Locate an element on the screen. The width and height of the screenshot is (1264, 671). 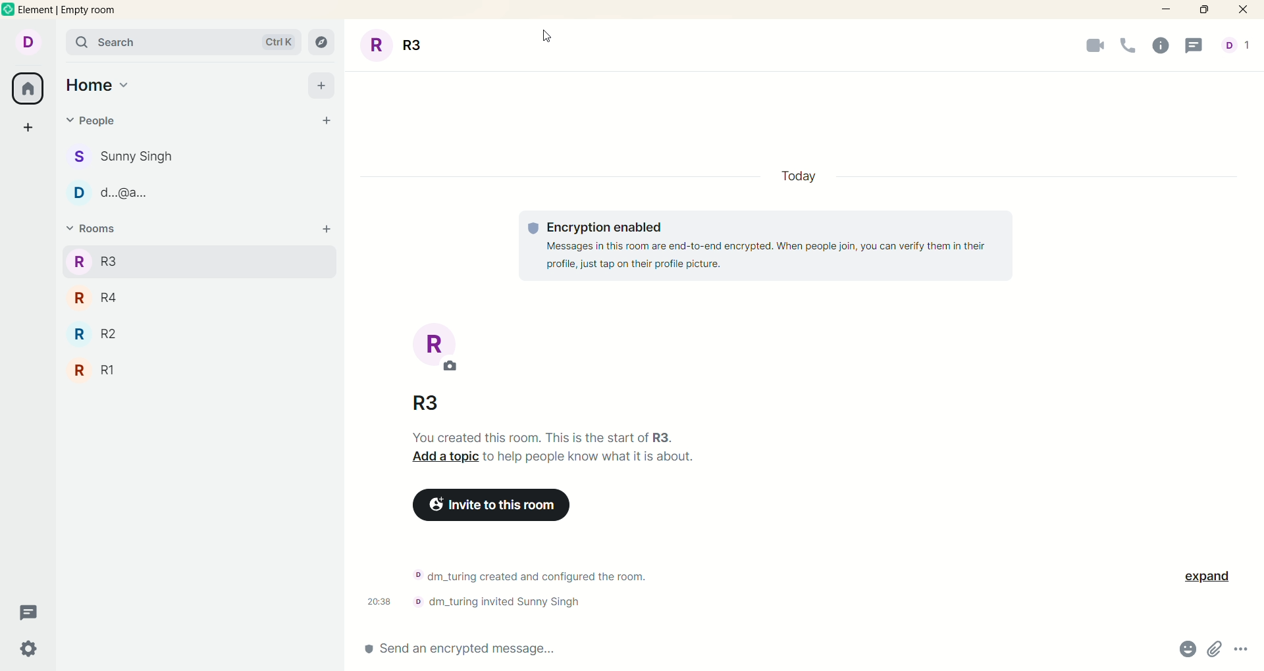
R R1 is located at coordinates (95, 370).